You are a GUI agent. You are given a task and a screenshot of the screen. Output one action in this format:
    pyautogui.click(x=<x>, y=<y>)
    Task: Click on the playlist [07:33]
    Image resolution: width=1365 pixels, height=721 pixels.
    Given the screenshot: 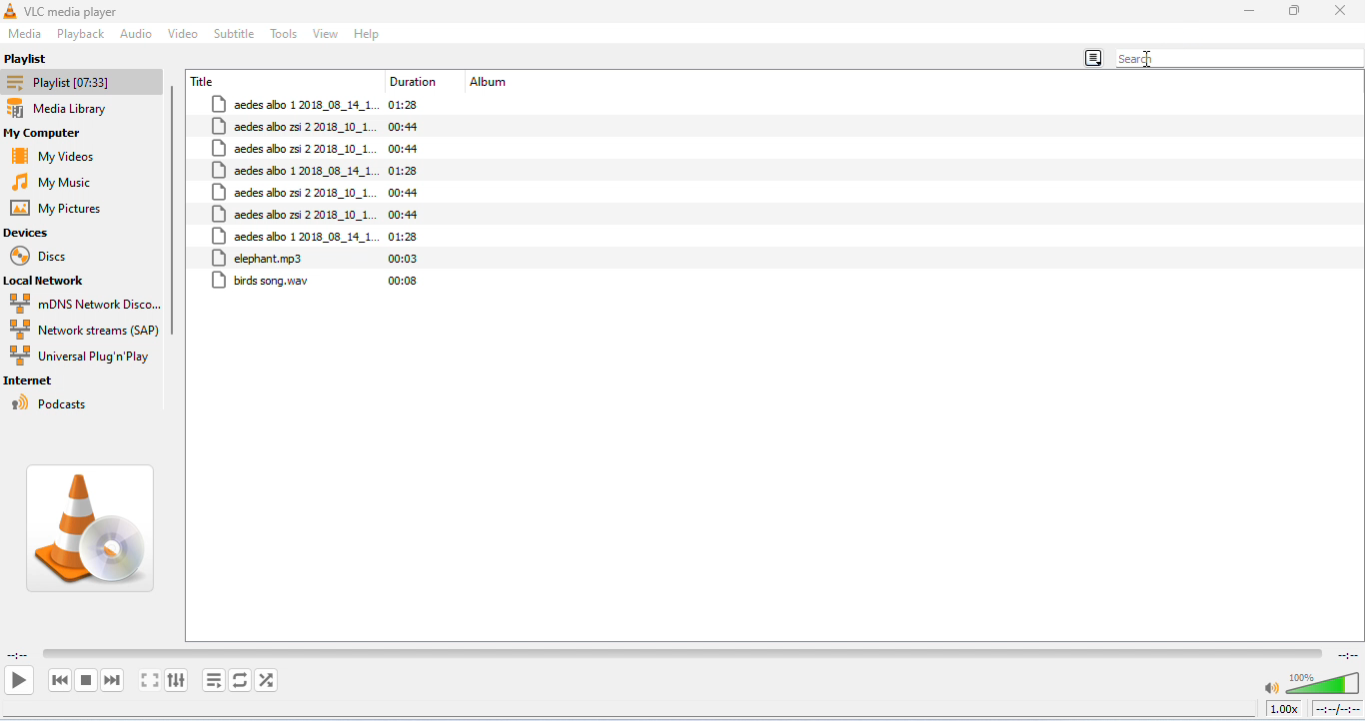 What is the action you would take?
    pyautogui.click(x=83, y=82)
    